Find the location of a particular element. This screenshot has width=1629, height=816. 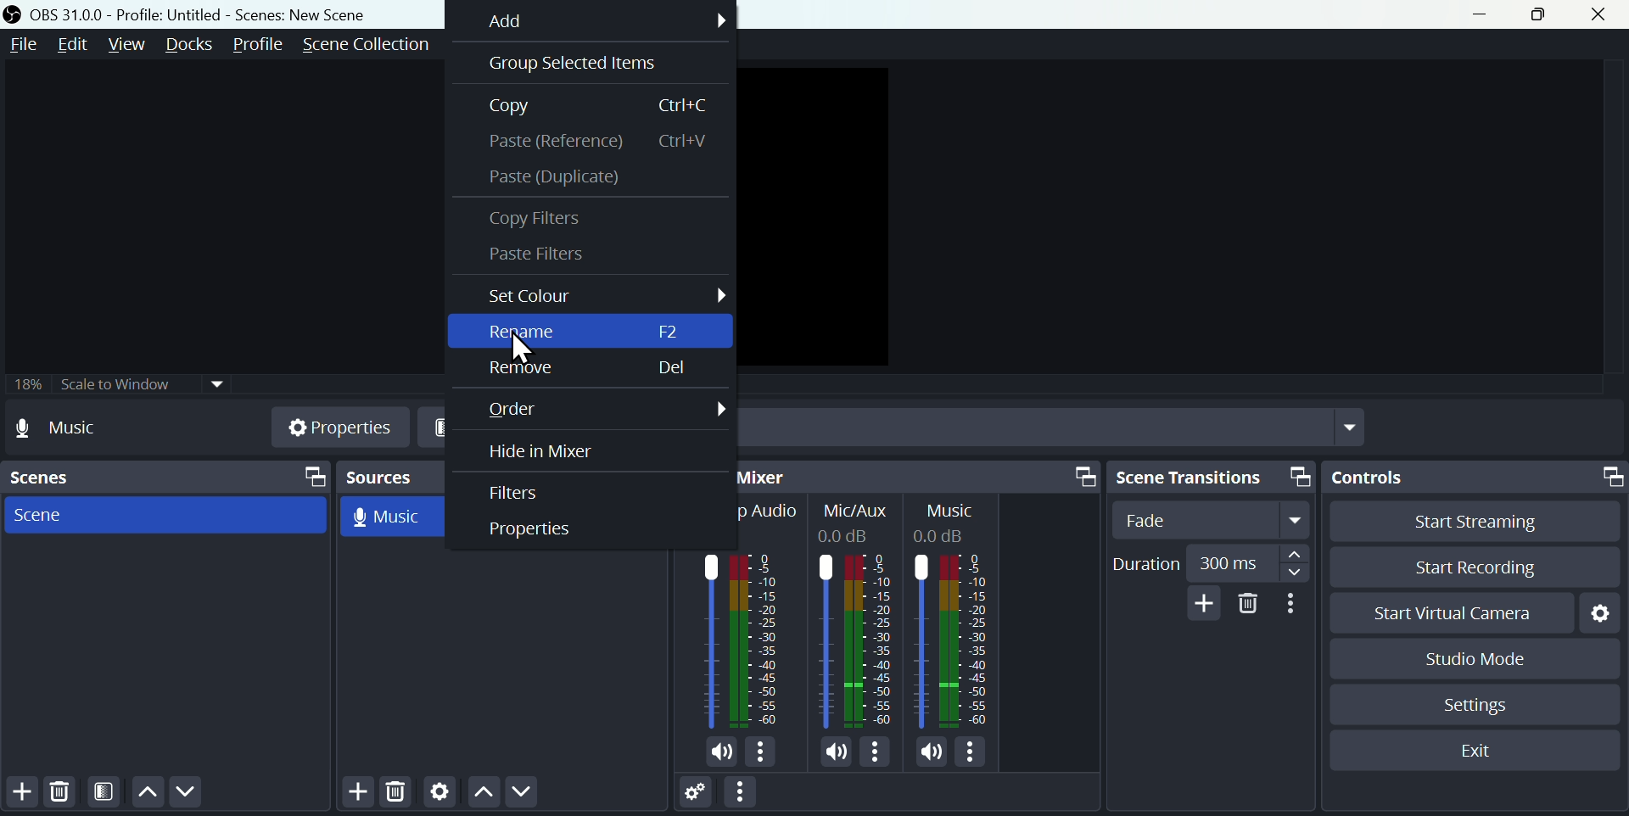

Delete is located at coordinates (65, 794).